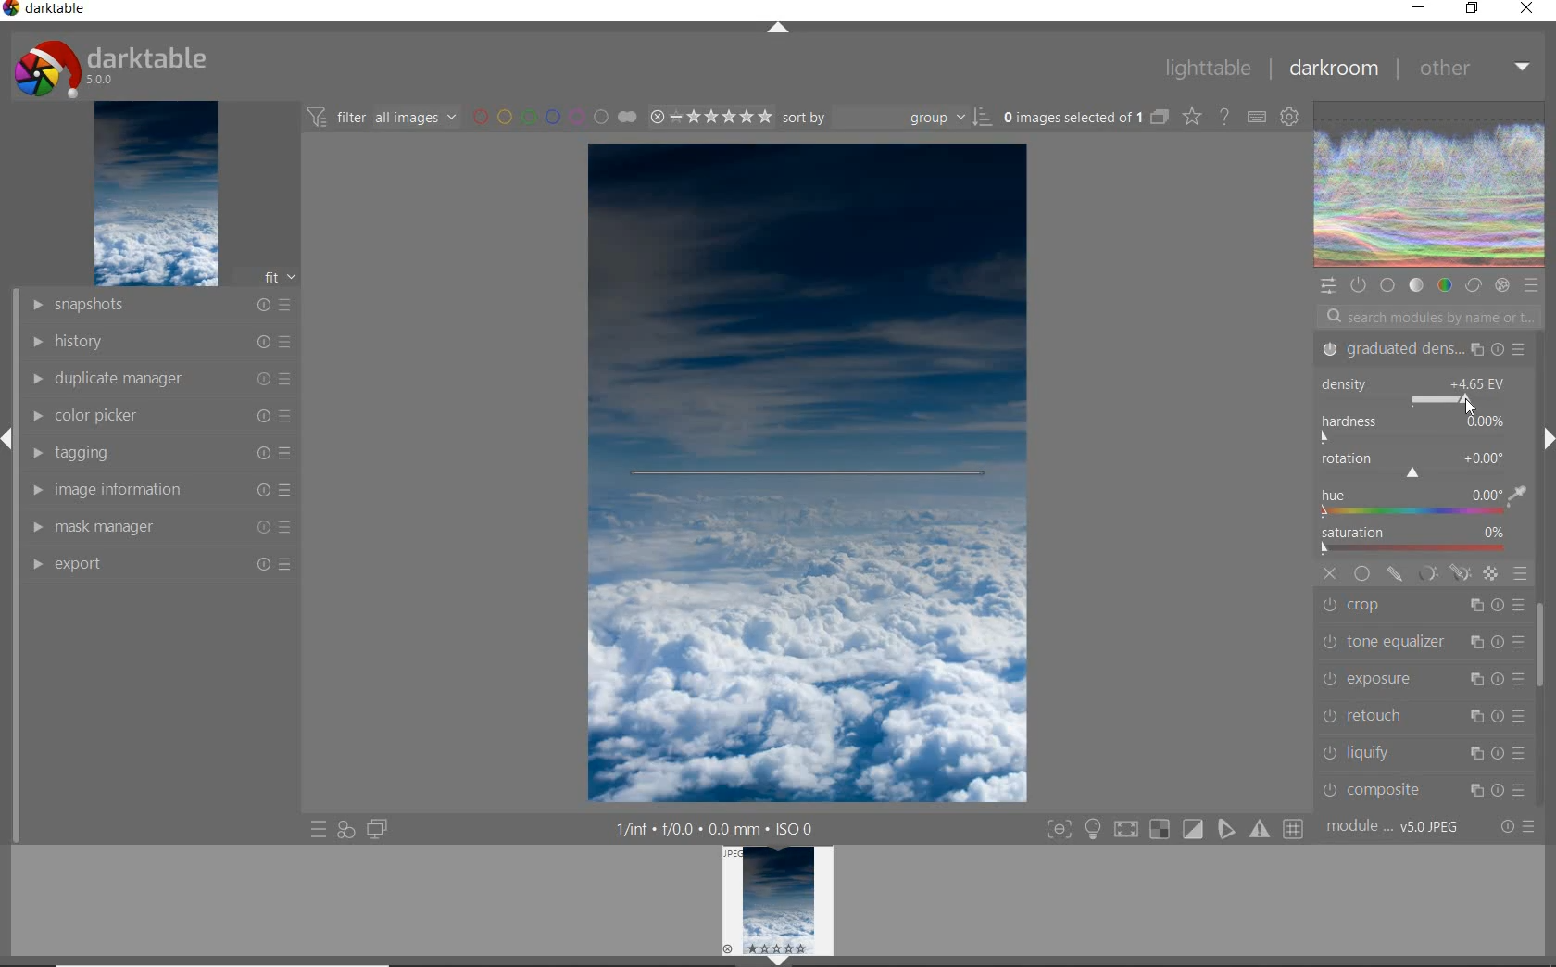 The height and width of the screenshot is (967, 1556). Describe the element at coordinates (318, 830) in the screenshot. I see `QUICK ACCESS TO PRESET` at that location.